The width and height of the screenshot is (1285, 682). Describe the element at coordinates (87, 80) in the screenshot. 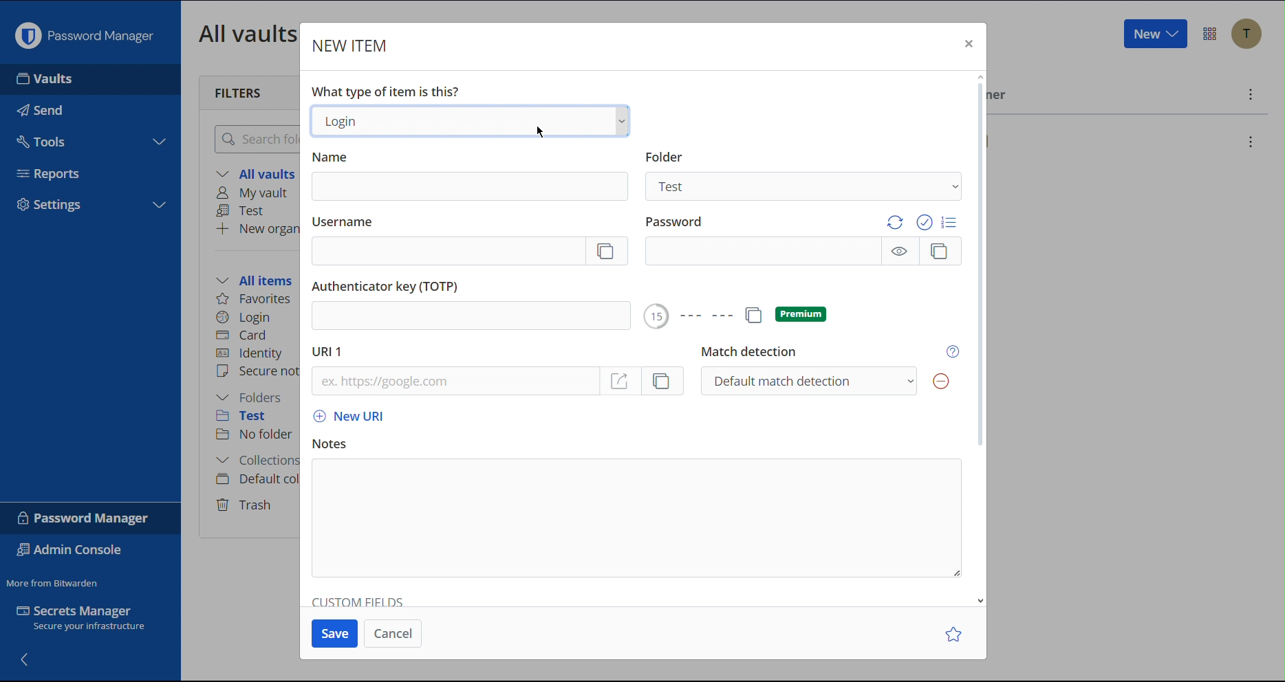

I see `Vaults` at that location.